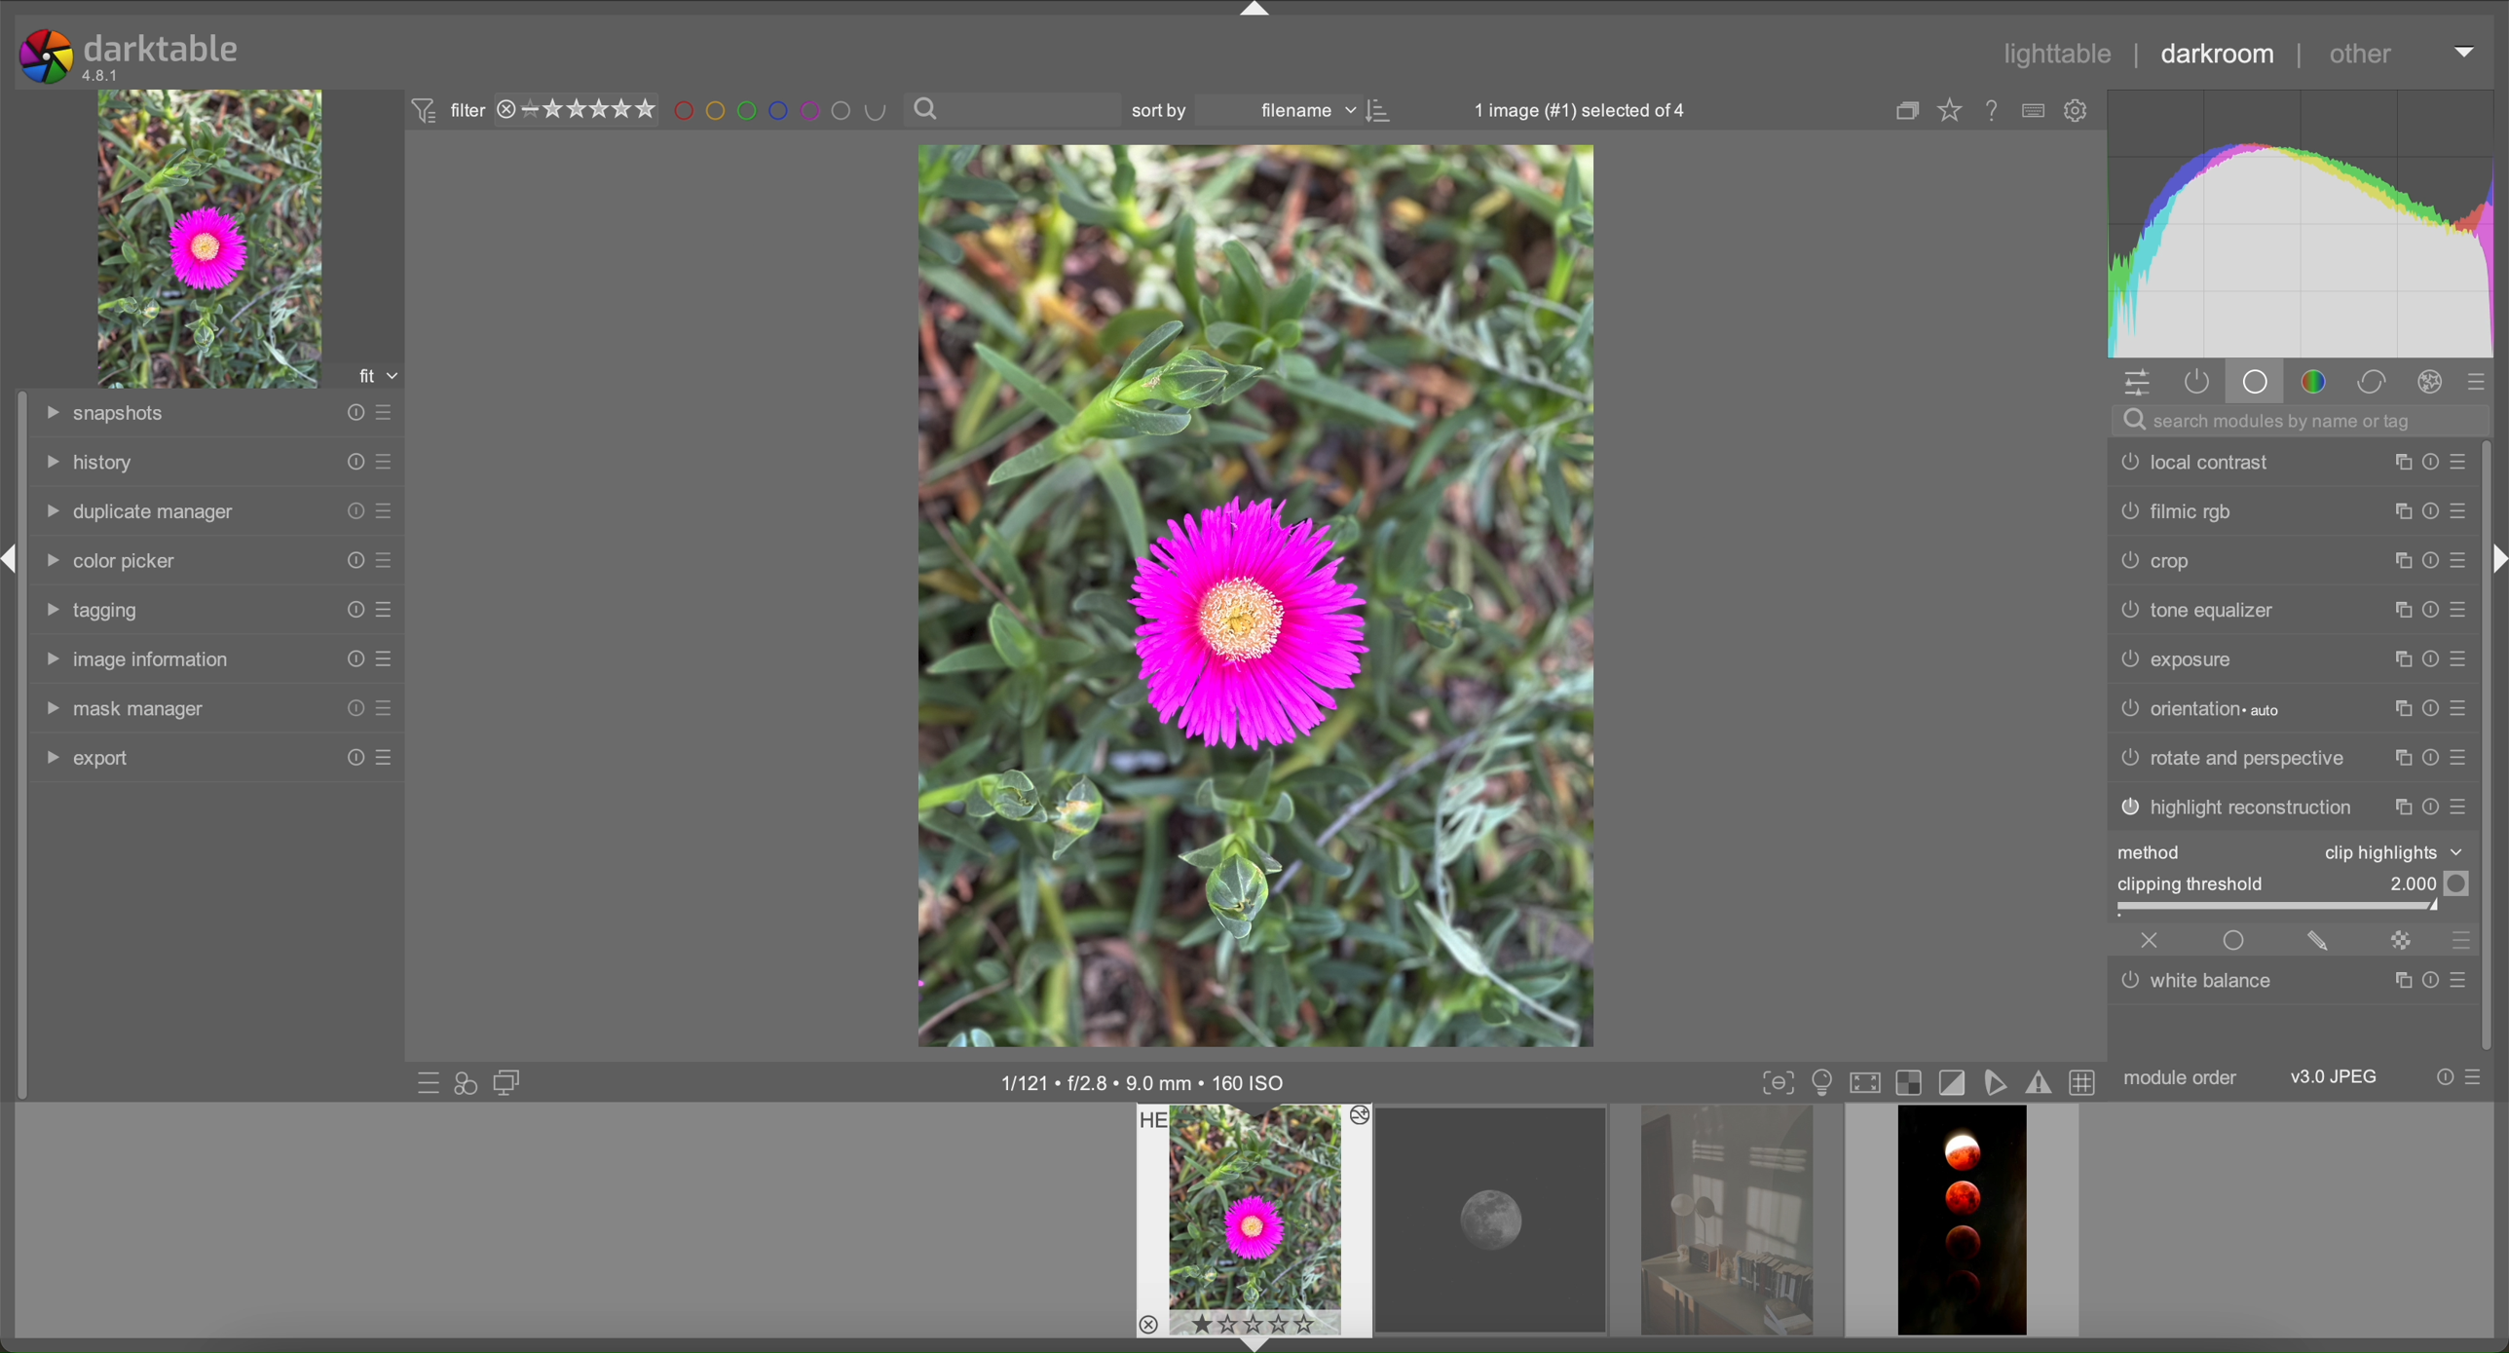 This screenshot has width=2509, height=1353. Describe the element at coordinates (134, 659) in the screenshot. I see `image information tab` at that location.